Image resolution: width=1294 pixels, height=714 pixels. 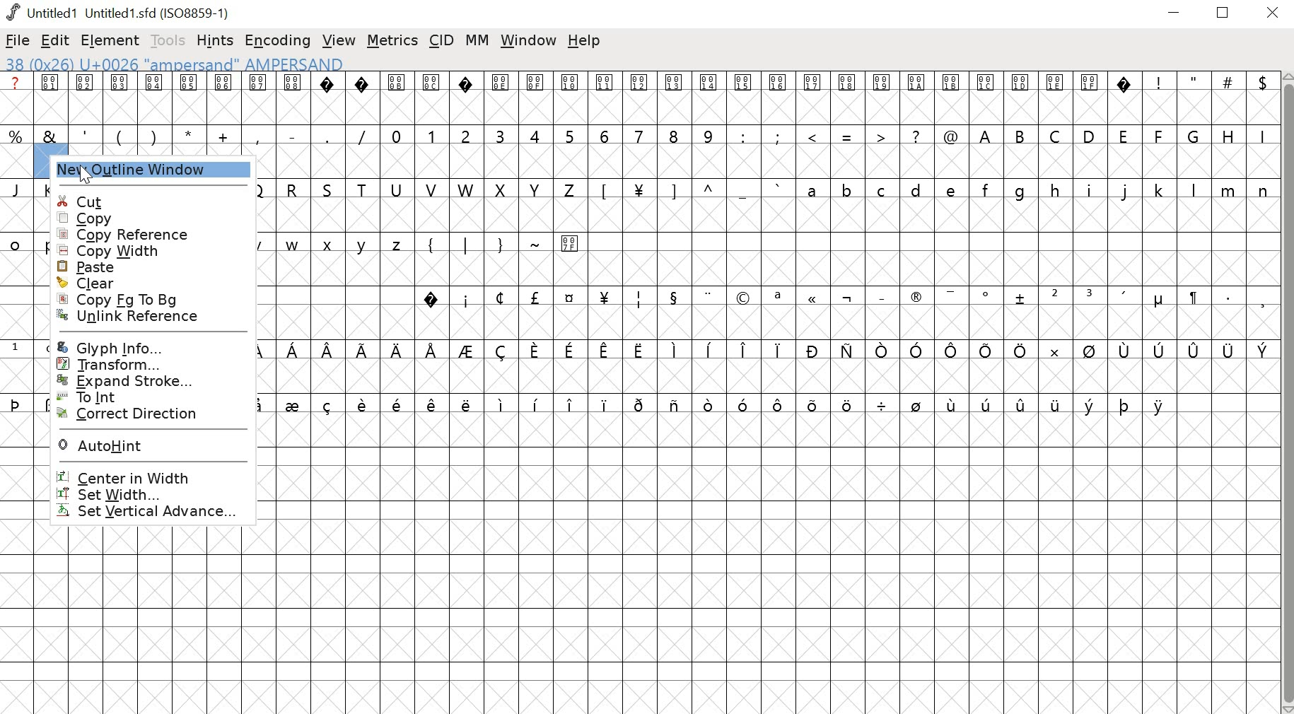 What do you see at coordinates (639, 189) in the screenshot?
I see `¥` at bounding box center [639, 189].